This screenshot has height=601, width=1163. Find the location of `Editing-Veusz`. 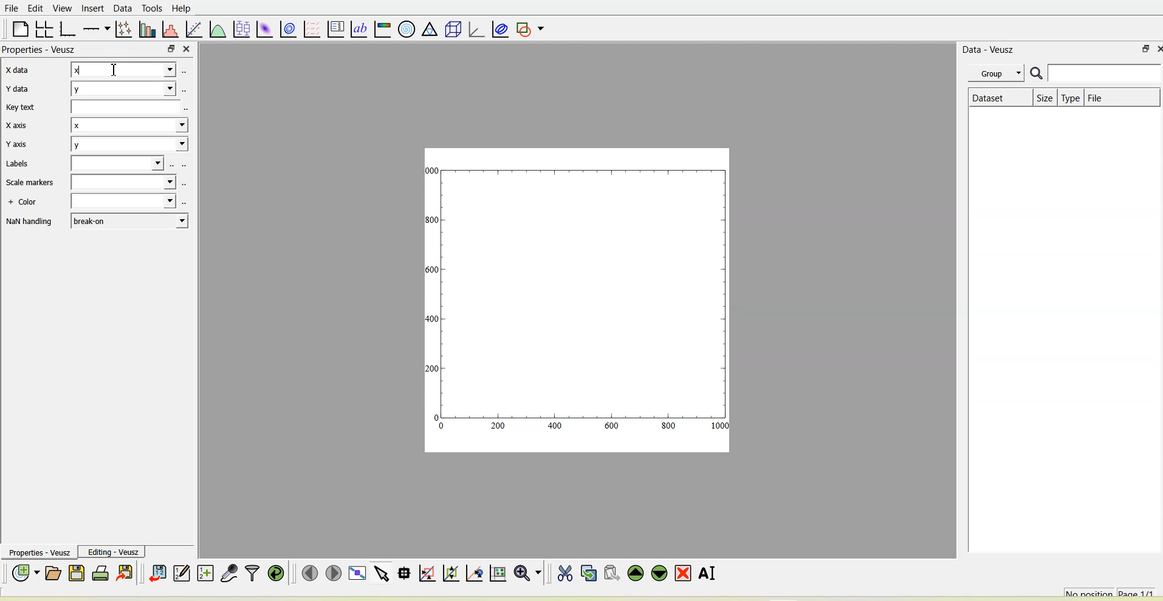

Editing-Veusz is located at coordinates (112, 552).